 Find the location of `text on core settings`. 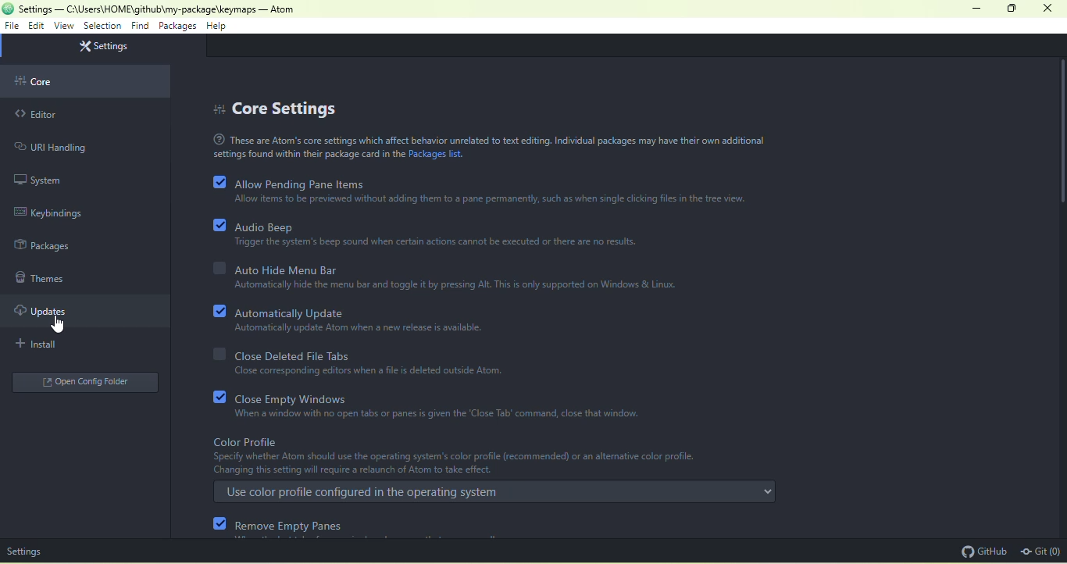

text on core settings is located at coordinates (494, 140).